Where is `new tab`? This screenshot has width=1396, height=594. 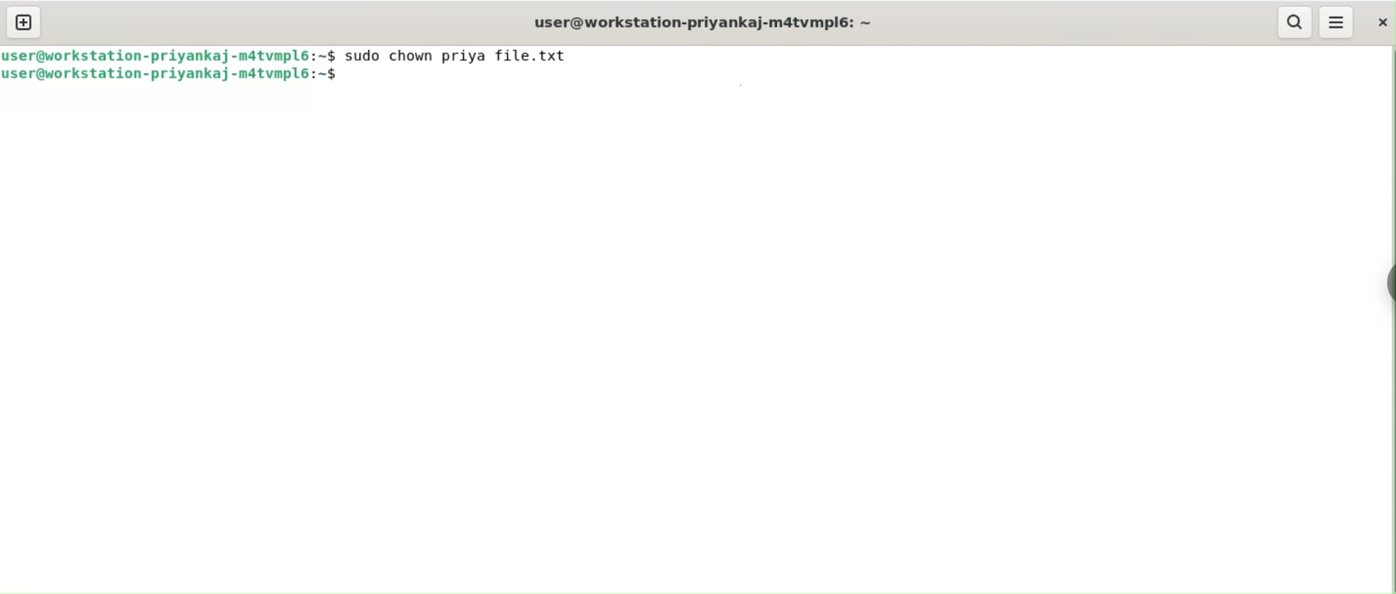
new tab is located at coordinates (24, 23).